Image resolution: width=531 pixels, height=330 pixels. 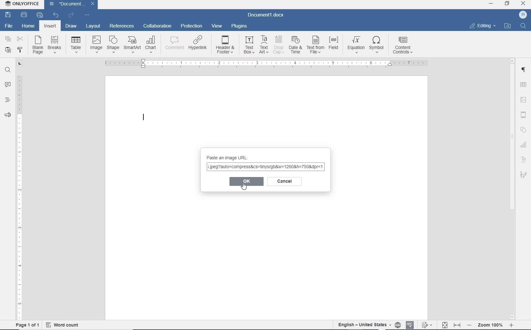 I want to click on equation, so click(x=356, y=44).